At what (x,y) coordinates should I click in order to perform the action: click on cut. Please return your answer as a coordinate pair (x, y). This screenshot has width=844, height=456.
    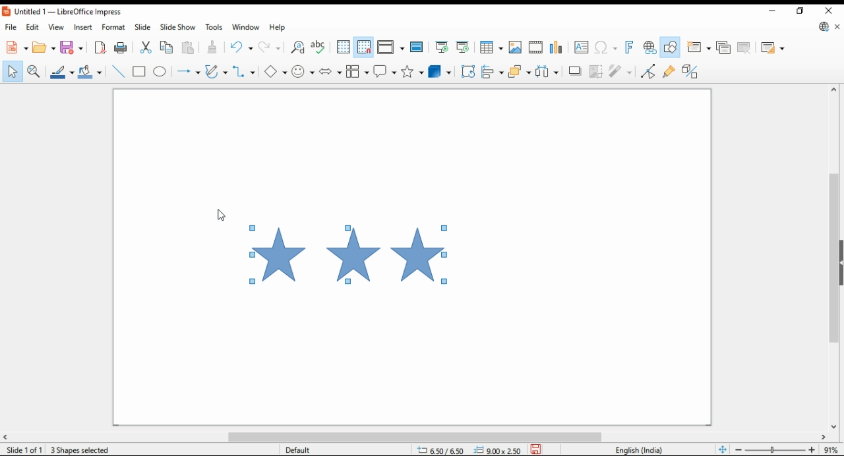
    Looking at the image, I should click on (148, 47).